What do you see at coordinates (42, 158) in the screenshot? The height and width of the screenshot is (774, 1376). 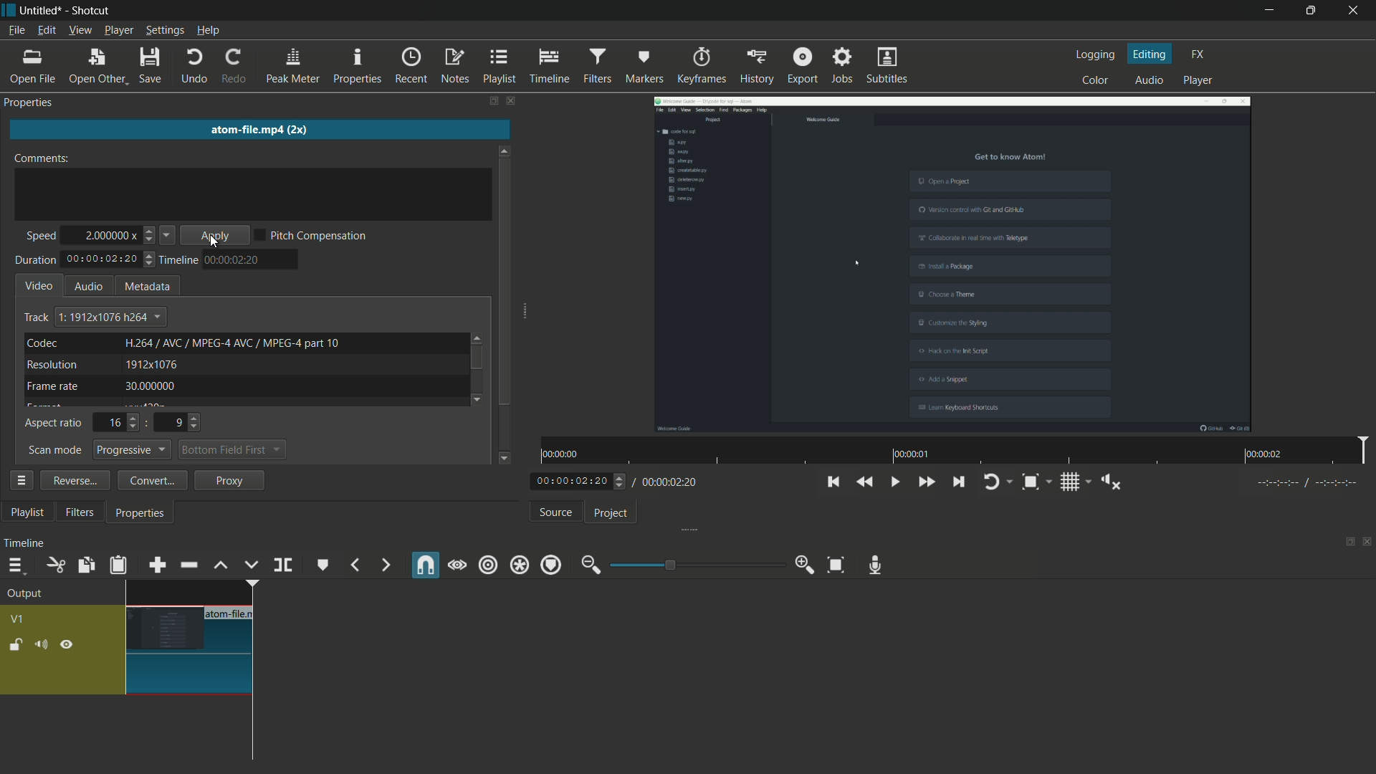 I see `comments` at bounding box center [42, 158].